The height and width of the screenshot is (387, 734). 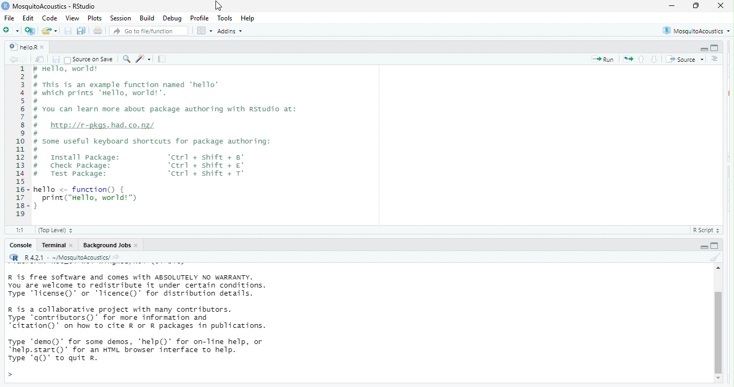 I want to click on hide r script, so click(x=701, y=248).